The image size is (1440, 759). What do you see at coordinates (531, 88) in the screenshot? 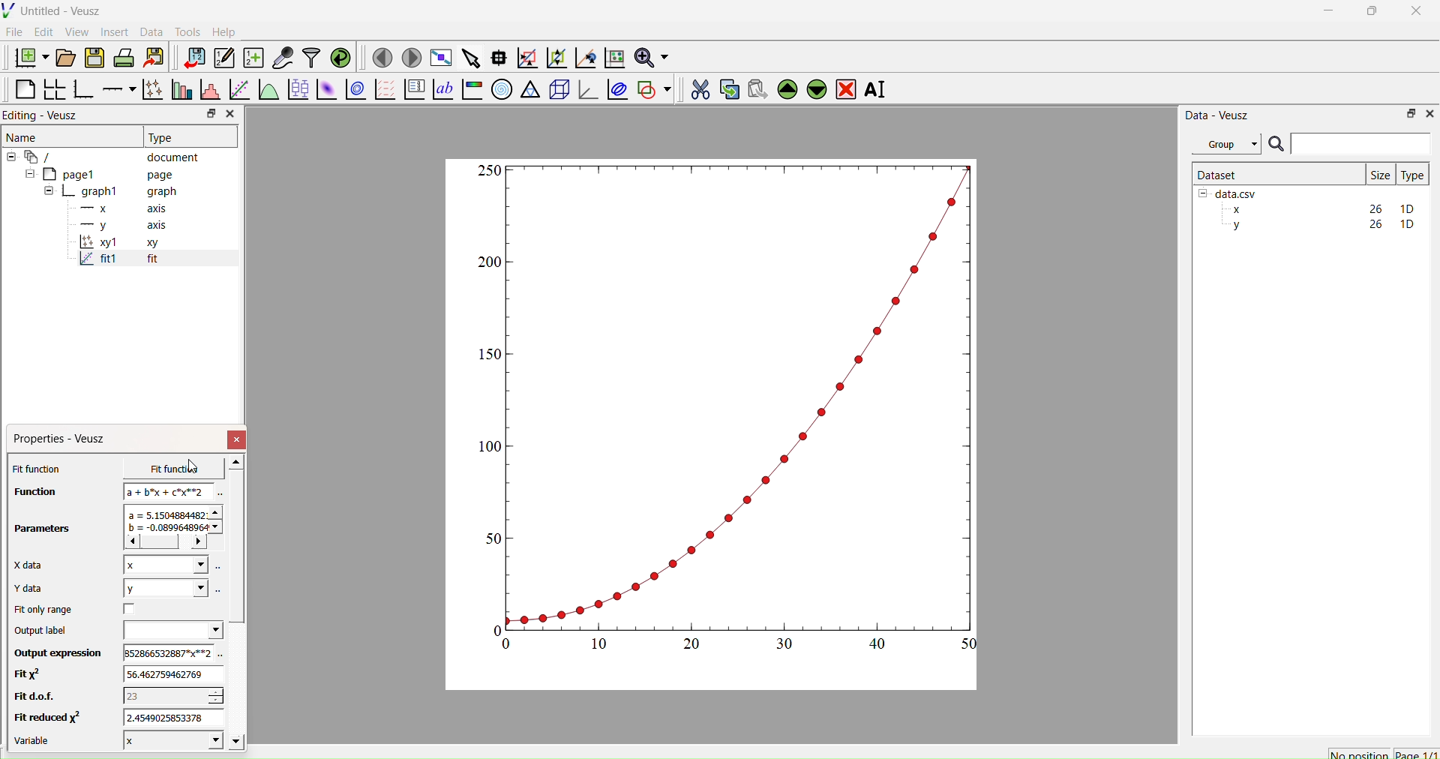
I see `Ternary graph` at bounding box center [531, 88].